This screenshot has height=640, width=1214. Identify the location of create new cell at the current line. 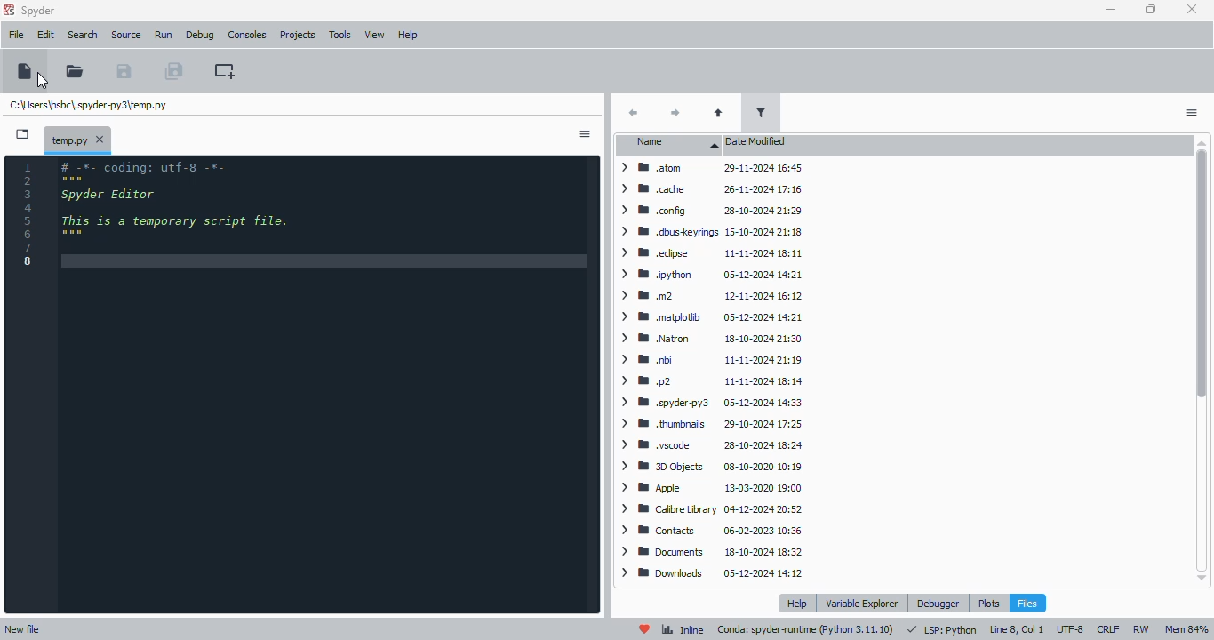
(225, 71).